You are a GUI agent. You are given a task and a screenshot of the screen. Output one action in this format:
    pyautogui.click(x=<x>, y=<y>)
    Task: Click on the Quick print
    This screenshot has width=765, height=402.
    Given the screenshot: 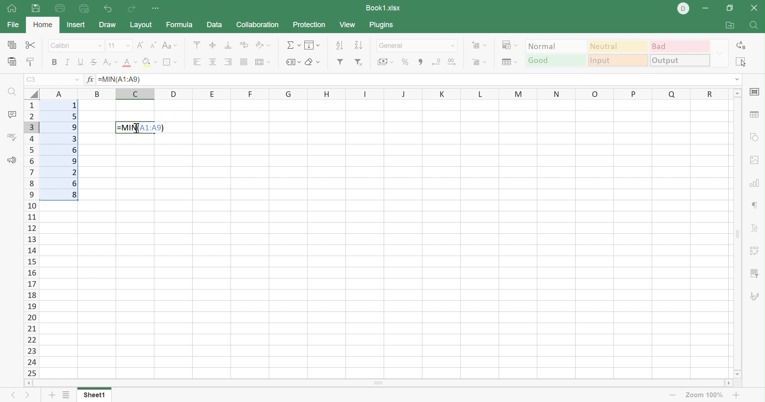 What is the action you would take?
    pyautogui.click(x=85, y=10)
    